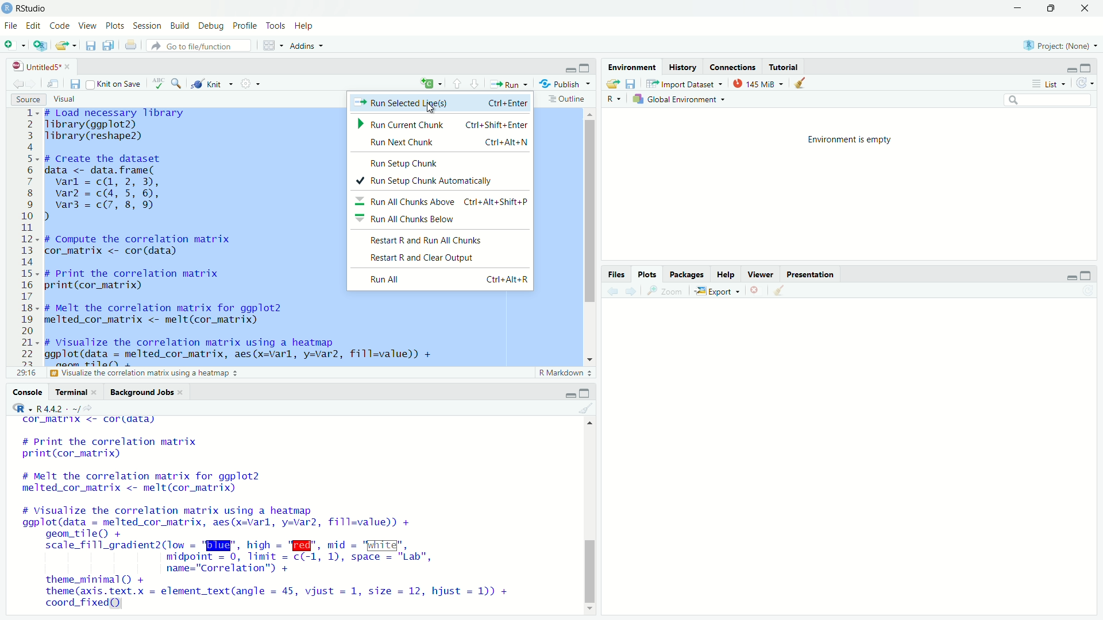 The image size is (1103, 620). Describe the element at coordinates (586, 393) in the screenshot. I see `maximize` at that location.